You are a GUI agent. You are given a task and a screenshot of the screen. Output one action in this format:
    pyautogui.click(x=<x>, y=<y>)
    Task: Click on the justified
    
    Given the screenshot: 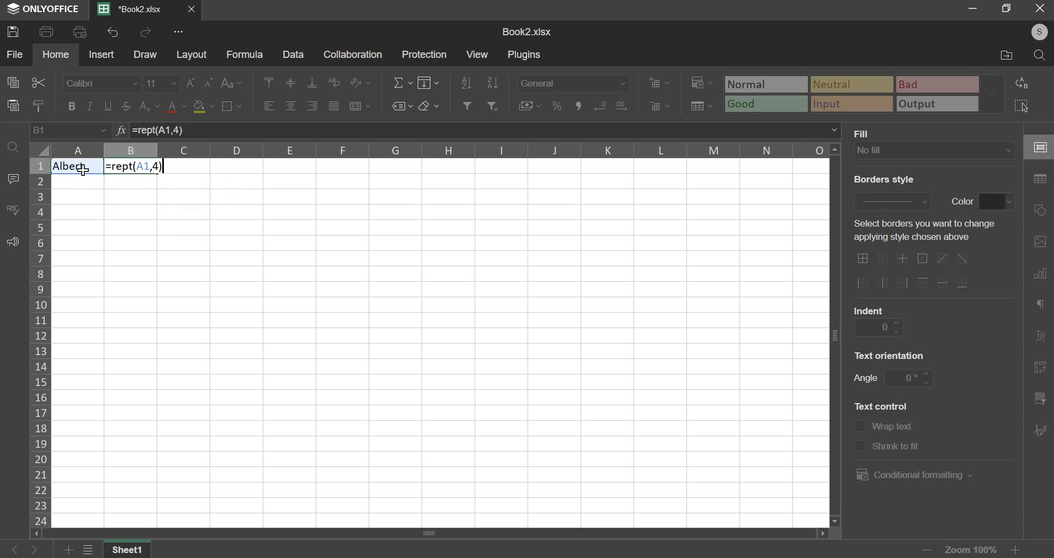 What is the action you would take?
    pyautogui.click(x=334, y=106)
    